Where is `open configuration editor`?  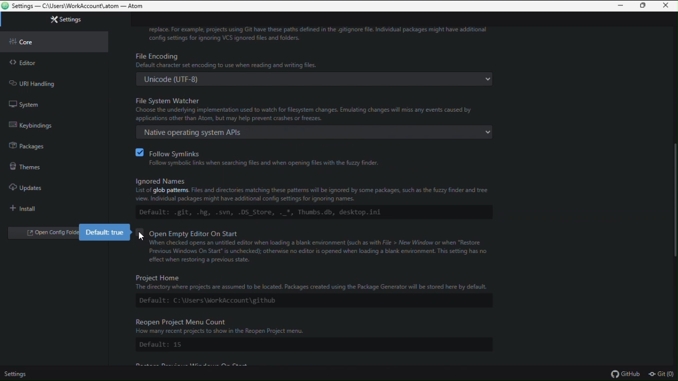 open configuration editor is located at coordinates (41, 233).